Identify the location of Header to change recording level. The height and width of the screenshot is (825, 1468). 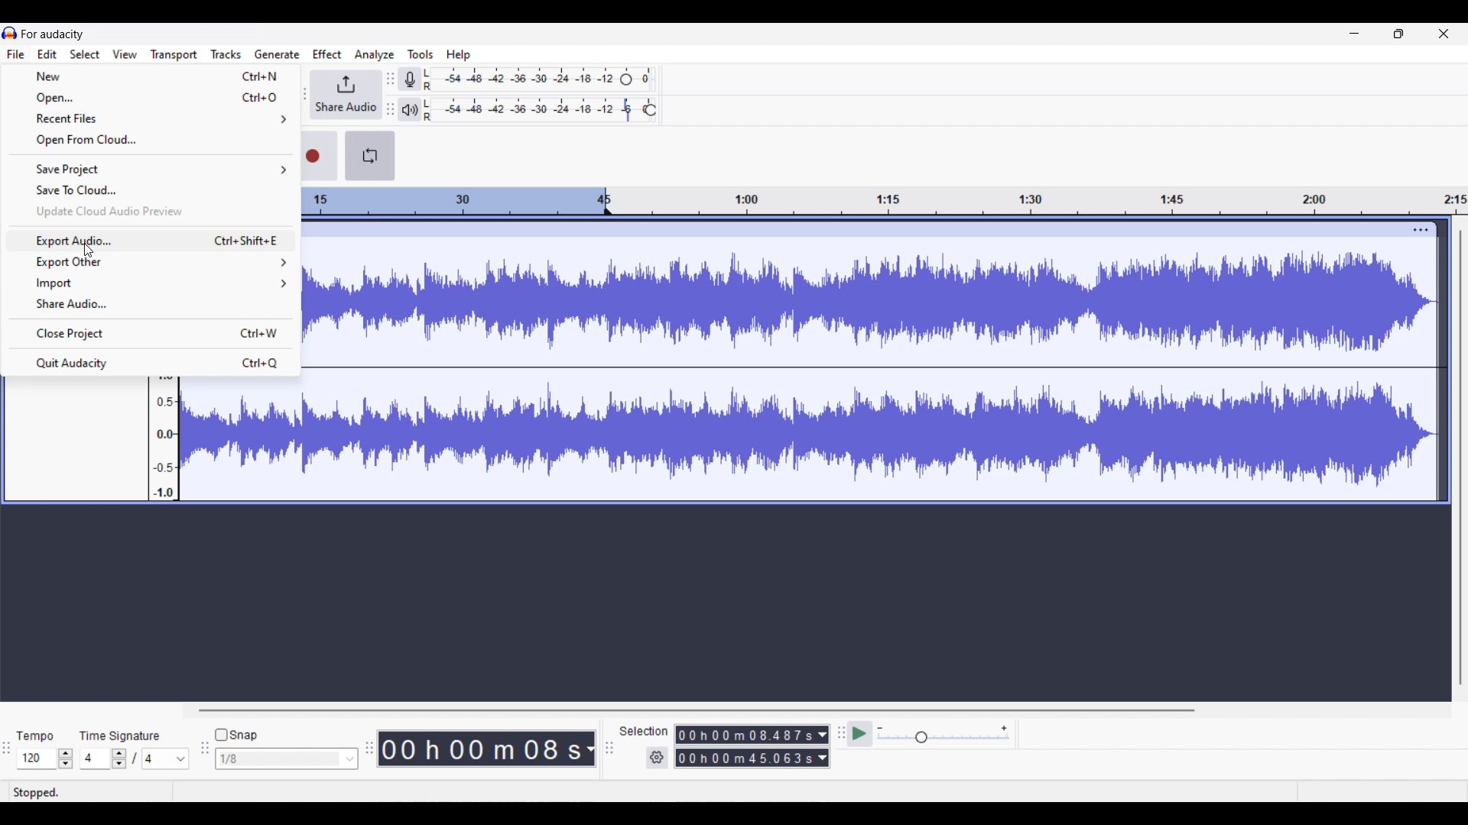
(626, 79).